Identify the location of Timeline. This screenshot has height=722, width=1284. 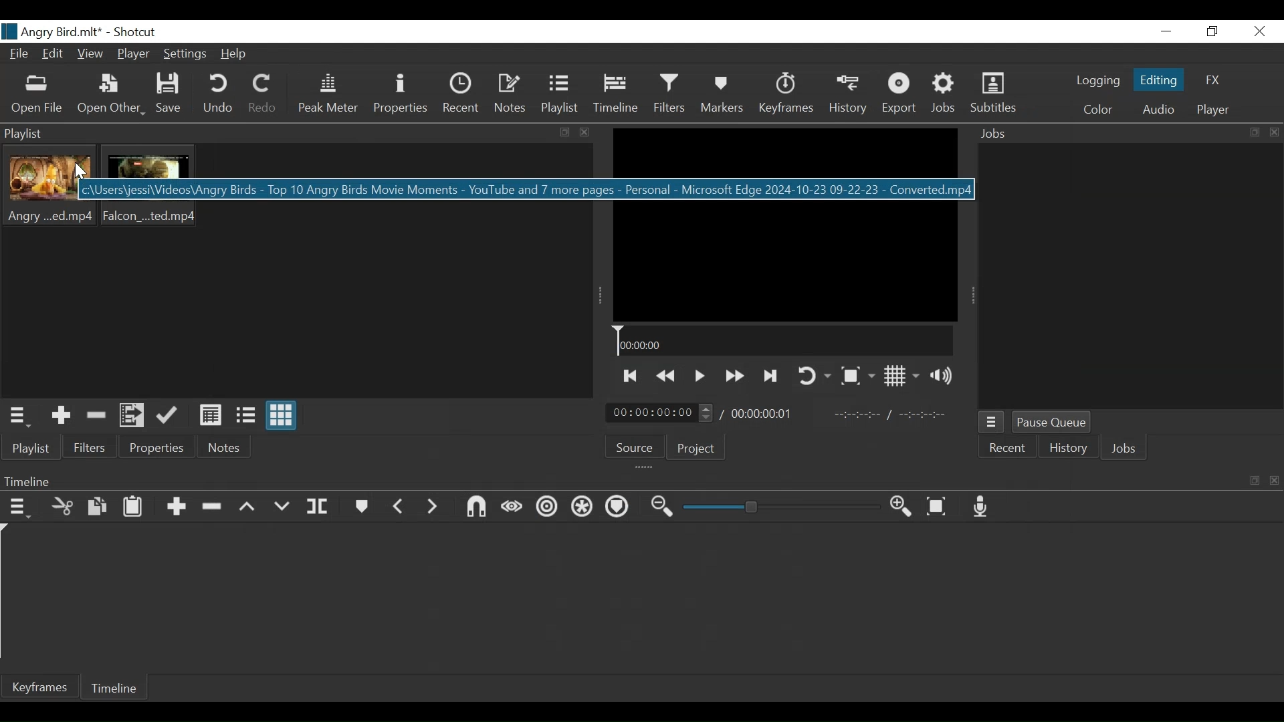
(784, 341).